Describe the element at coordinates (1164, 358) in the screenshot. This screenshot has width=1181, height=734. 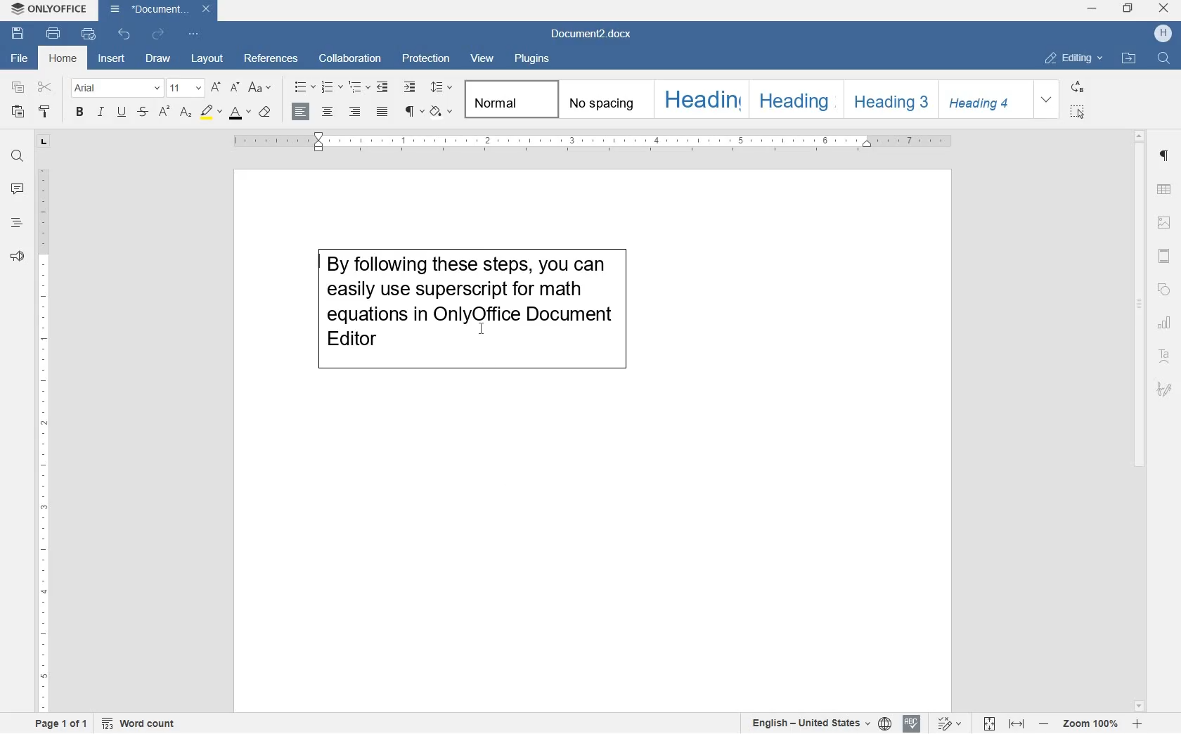
I see `text art` at that location.